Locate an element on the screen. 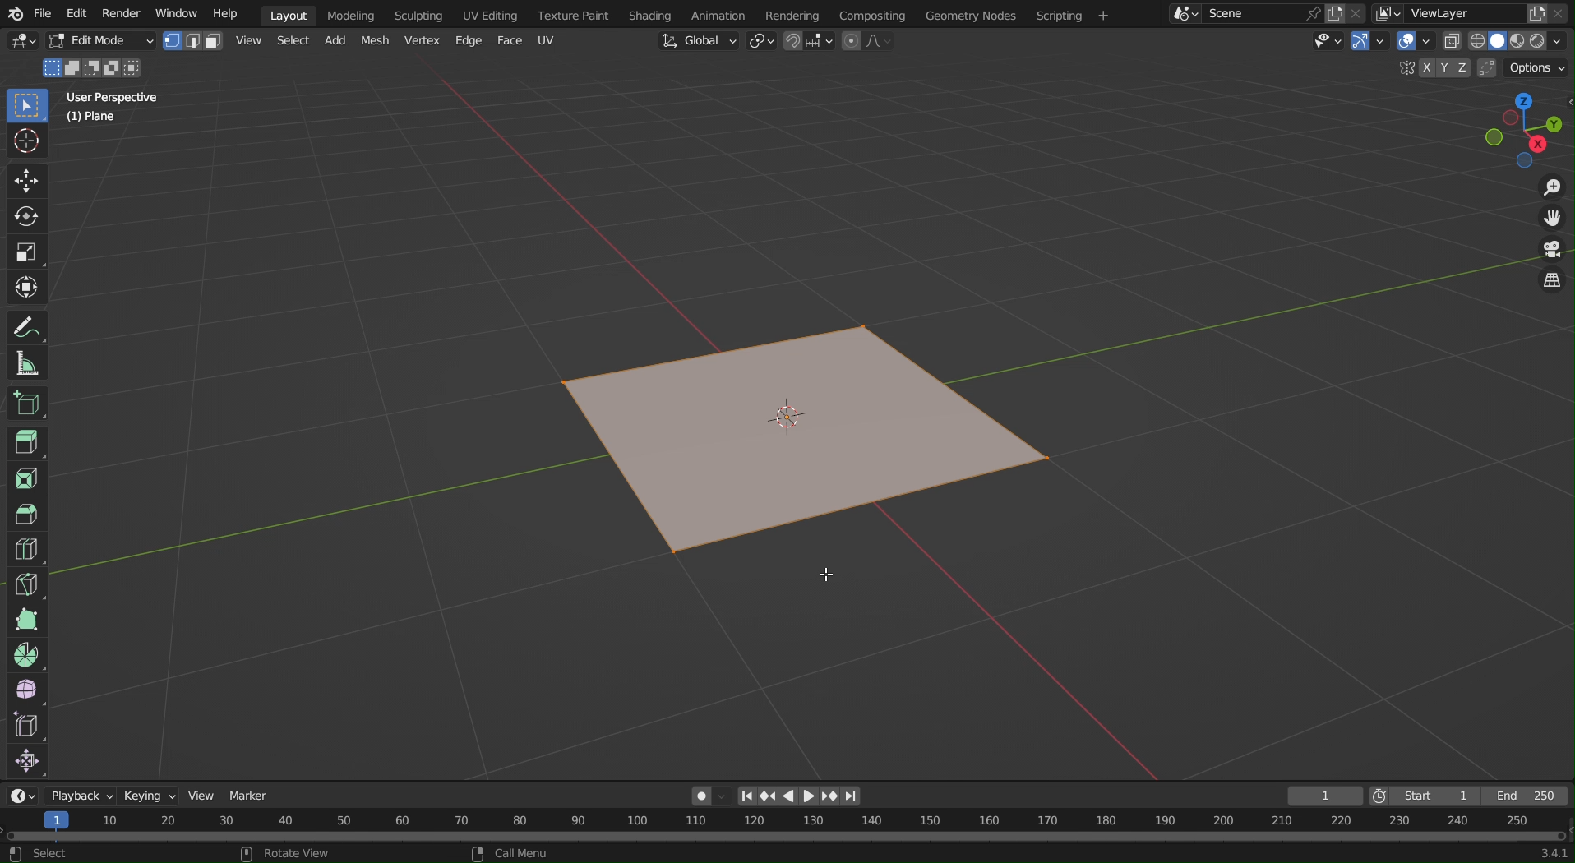 Image resolution: width=1575 pixels, height=863 pixels. Transform Pivot Point is located at coordinates (761, 43).